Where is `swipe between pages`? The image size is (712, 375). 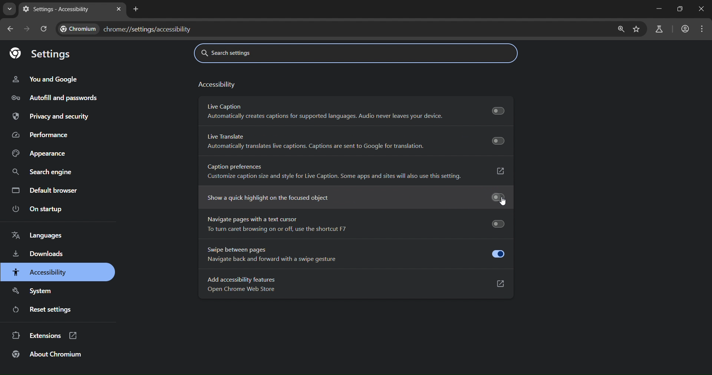 swipe between pages is located at coordinates (289, 255).